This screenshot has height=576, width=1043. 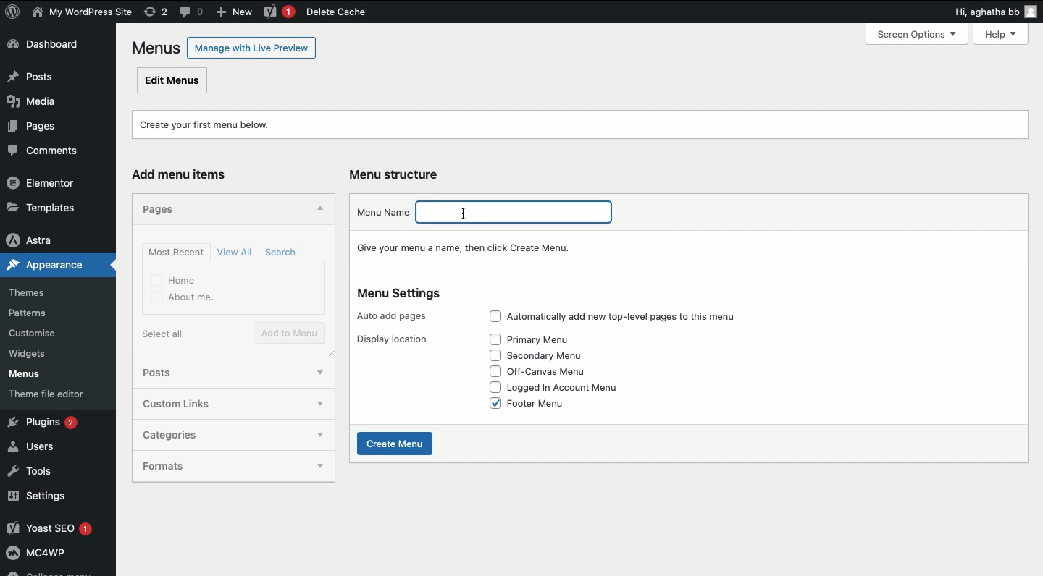 What do you see at coordinates (31, 334) in the screenshot?
I see `Customise` at bounding box center [31, 334].